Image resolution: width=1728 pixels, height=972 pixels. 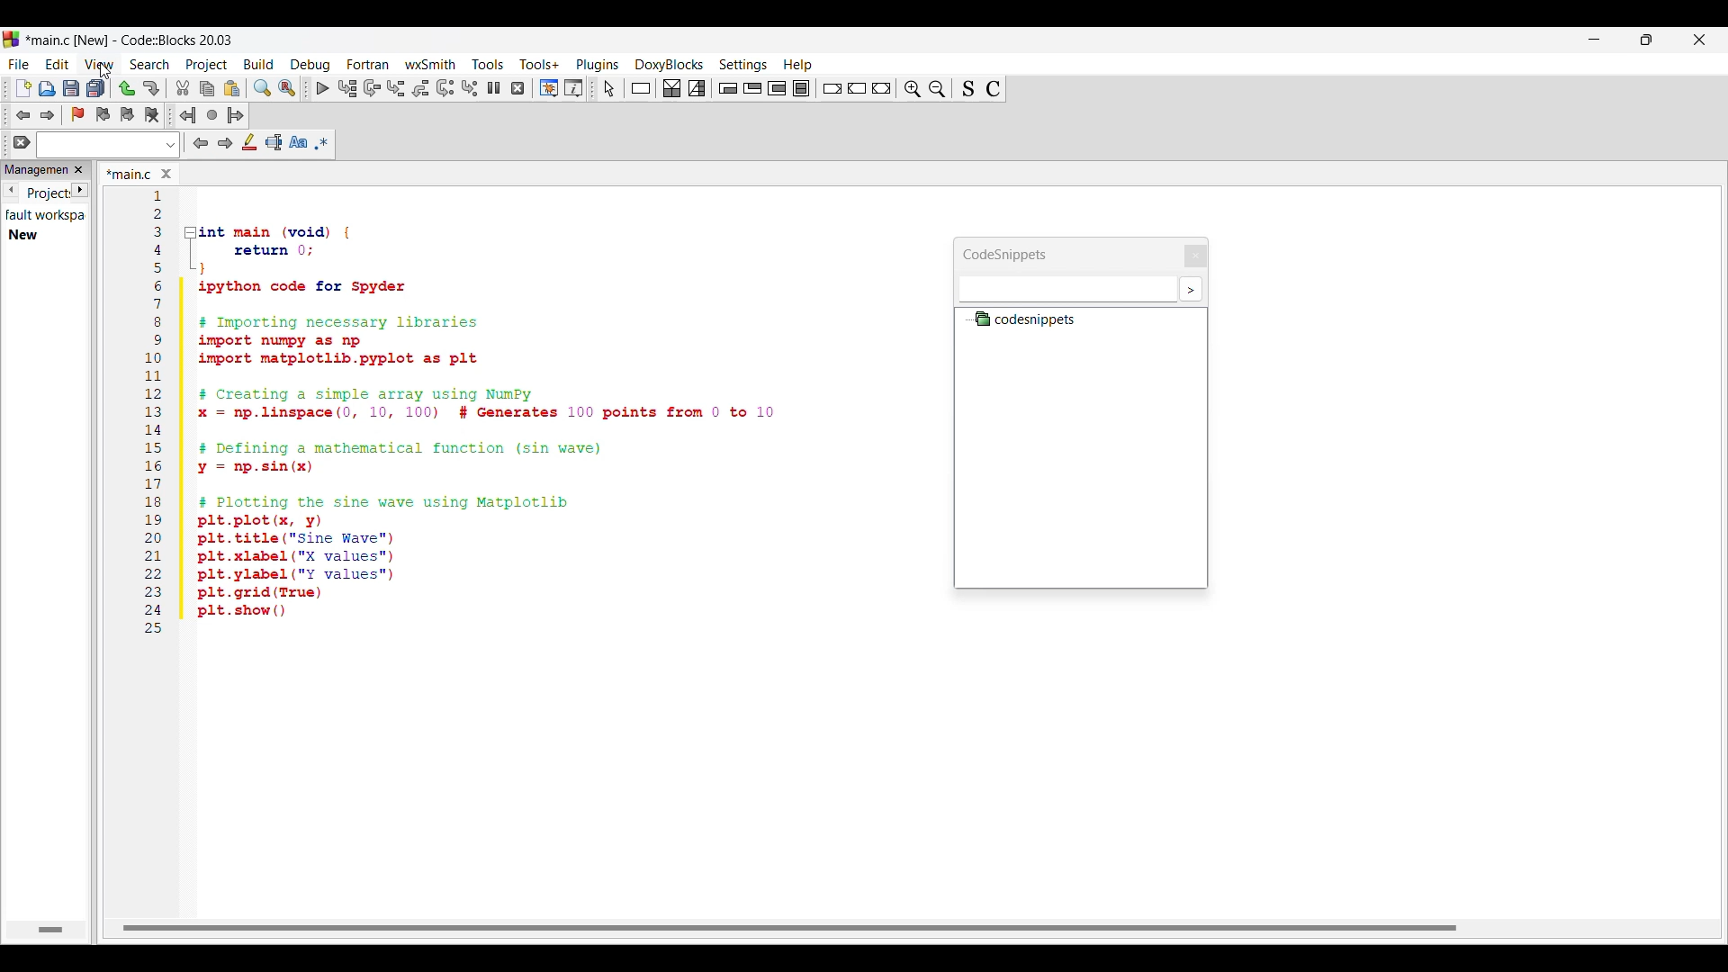 I want to click on Break debugger, so click(x=493, y=87).